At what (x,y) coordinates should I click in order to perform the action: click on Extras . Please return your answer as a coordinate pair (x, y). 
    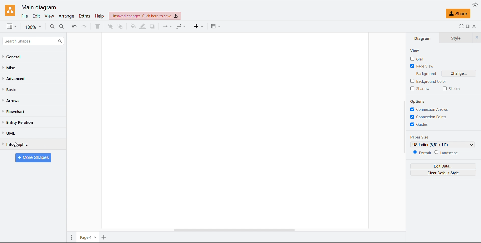
    Looking at the image, I should click on (84, 16).